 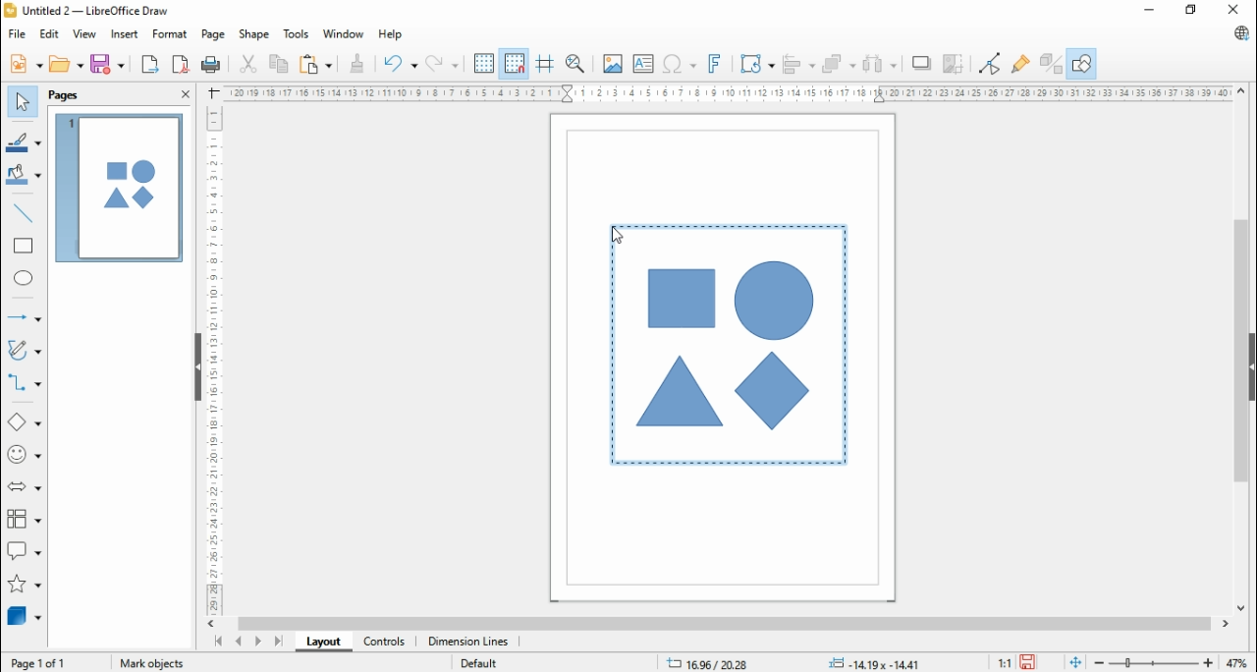 What do you see at coordinates (731, 92) in the screenshot?
I see `horizontal scale` at bounding box center [731, 92].